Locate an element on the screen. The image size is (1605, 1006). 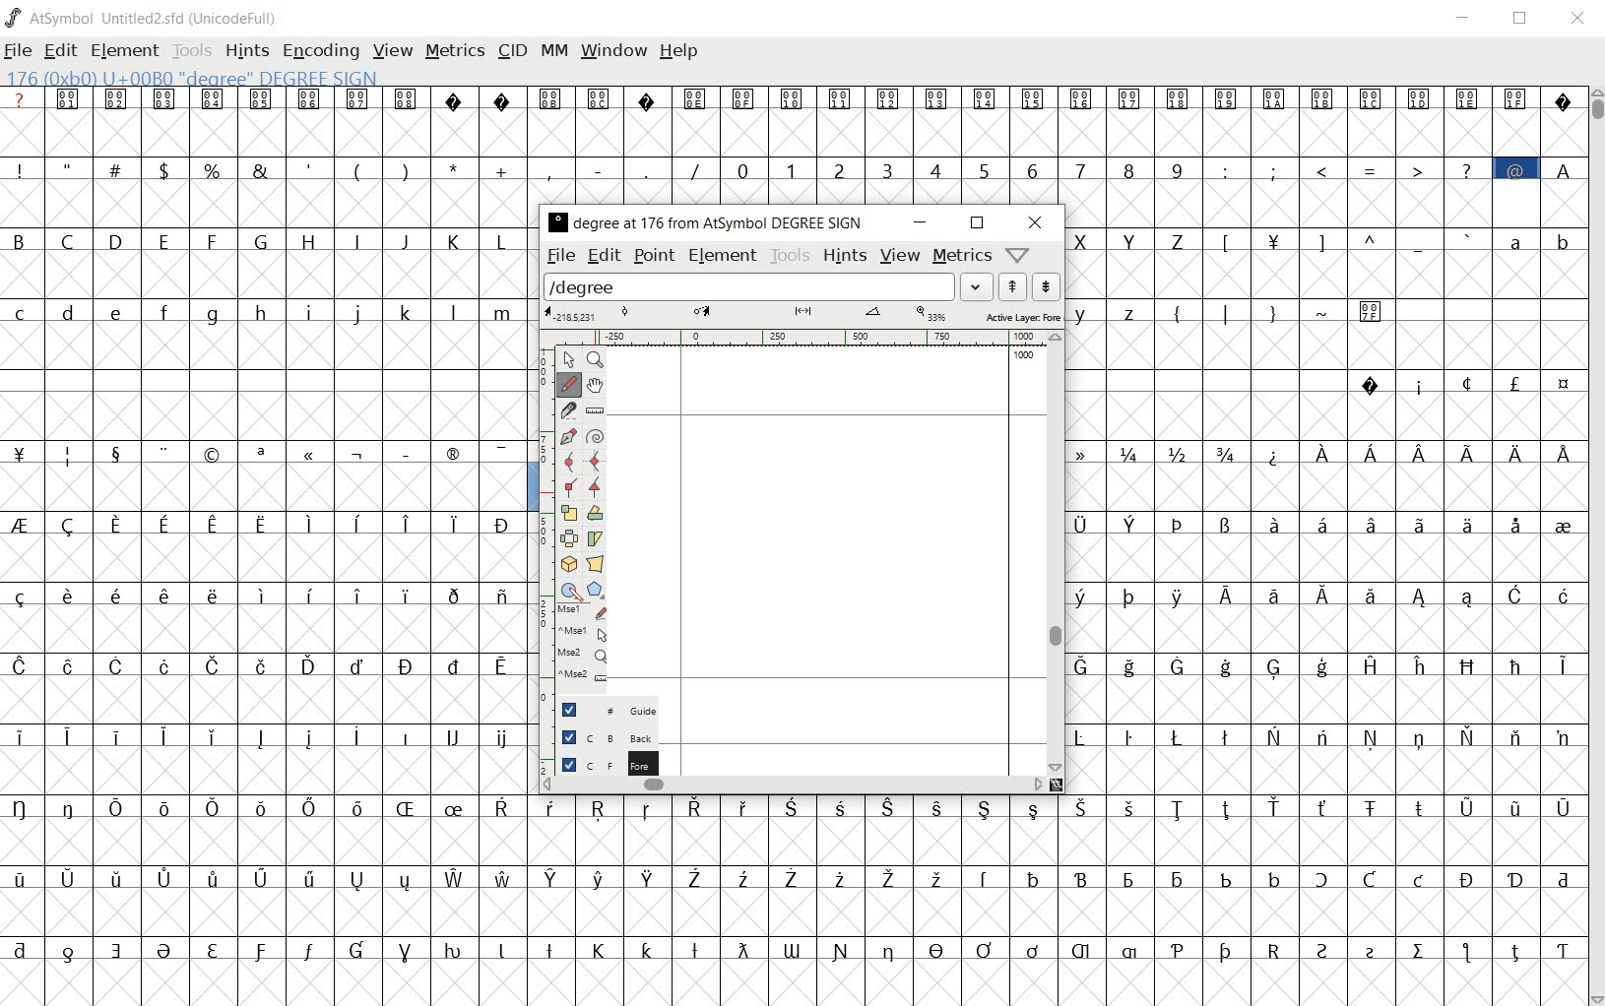
empty glyph slots is located at coordinates (1328, 701).